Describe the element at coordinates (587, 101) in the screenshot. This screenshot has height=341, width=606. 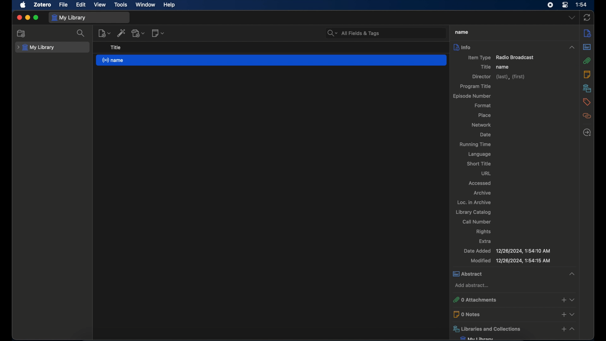
I see `tags` at that location.